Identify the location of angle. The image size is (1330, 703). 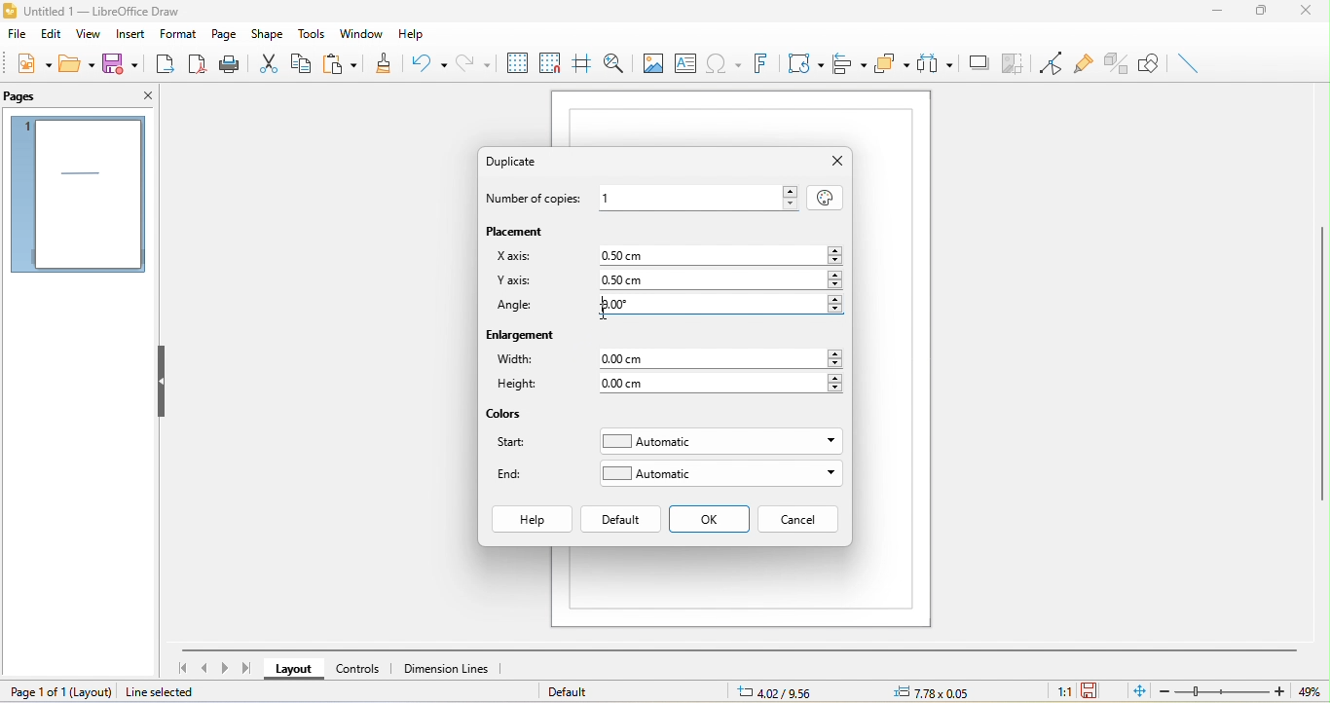
(517, 308).